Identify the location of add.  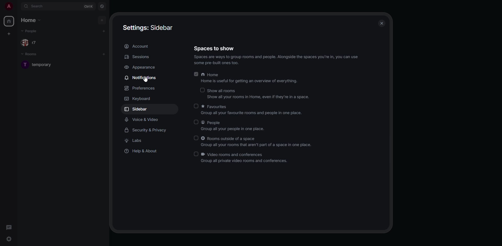
(104, 31).